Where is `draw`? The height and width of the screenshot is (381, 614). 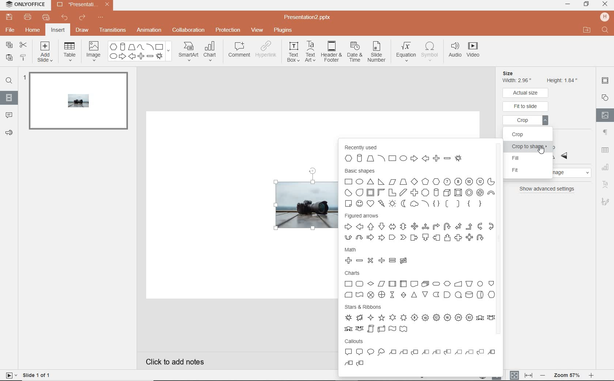
draw is located at coordinates (83, 31).